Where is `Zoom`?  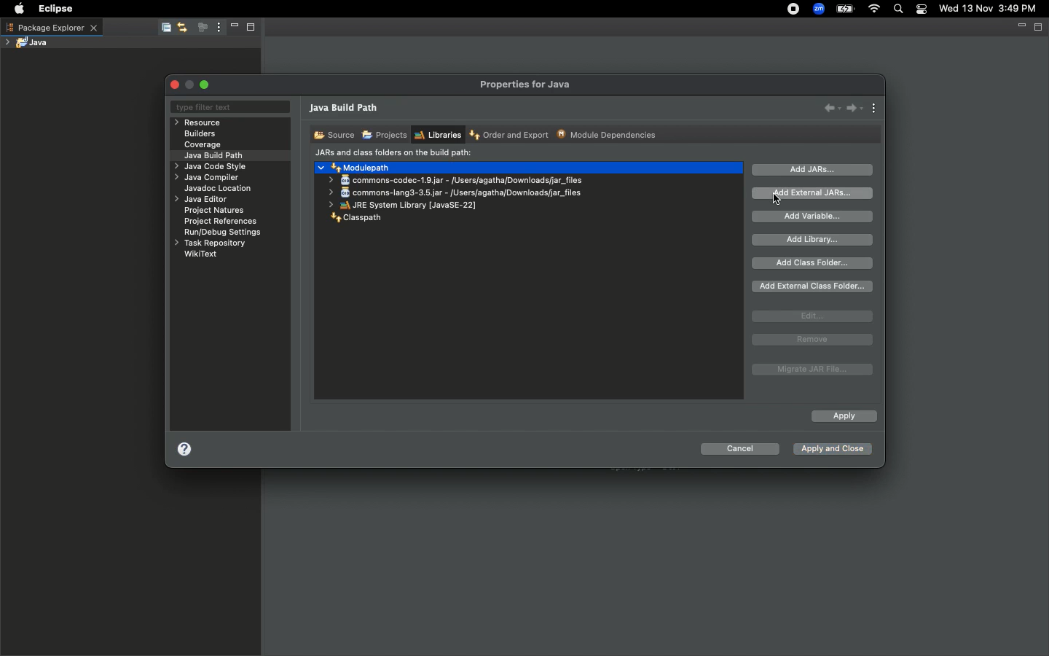
Zoom is located at coordinates (820, 9).